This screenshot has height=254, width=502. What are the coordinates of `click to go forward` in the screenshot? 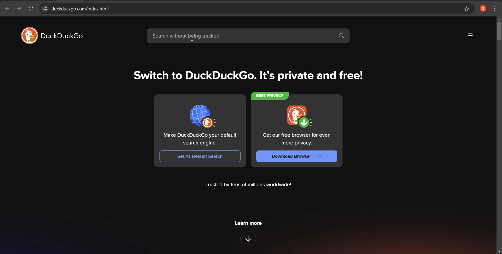 It's located at (19, 9).